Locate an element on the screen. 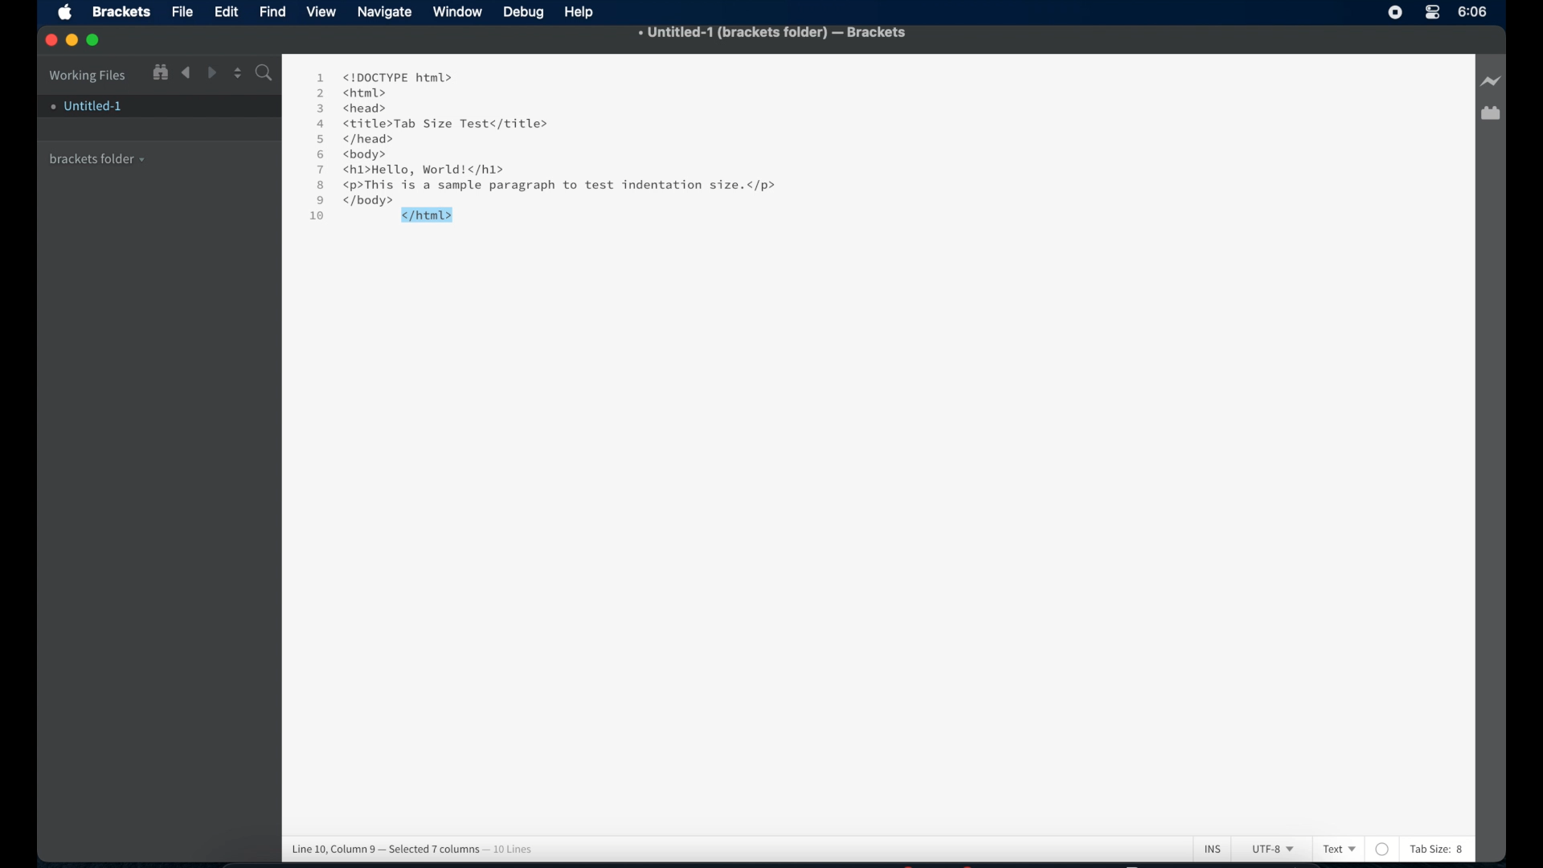  Debug is located at coordinates (526, 13).